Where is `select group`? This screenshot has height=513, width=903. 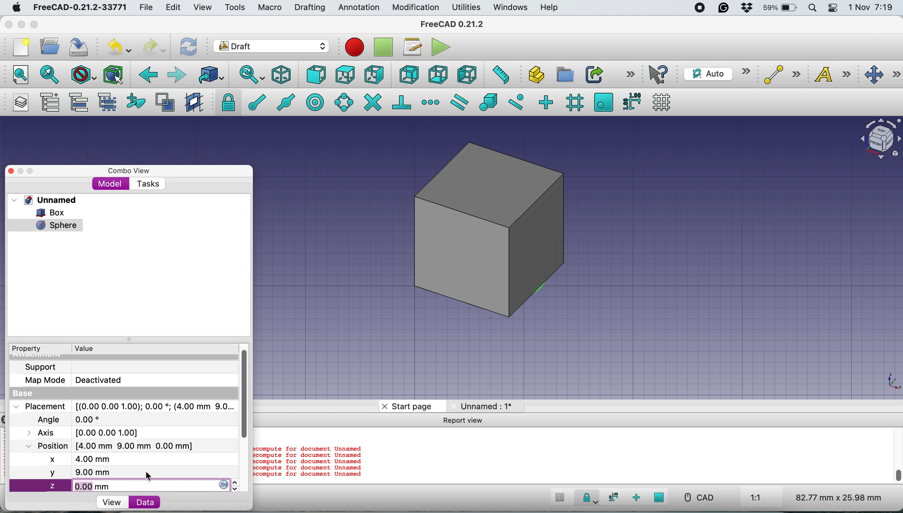
select group is located at coordinates (107, 104).